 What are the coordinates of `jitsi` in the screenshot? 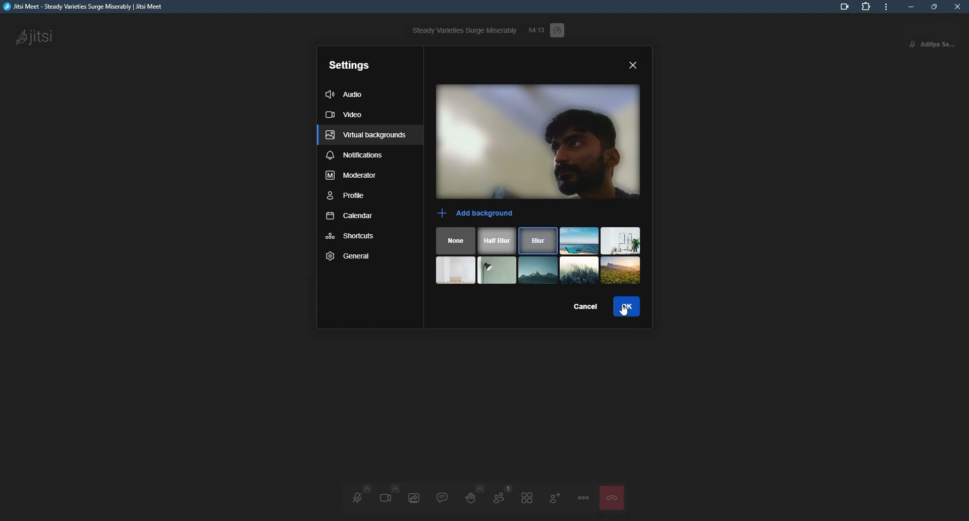 It's located at (85, 9).